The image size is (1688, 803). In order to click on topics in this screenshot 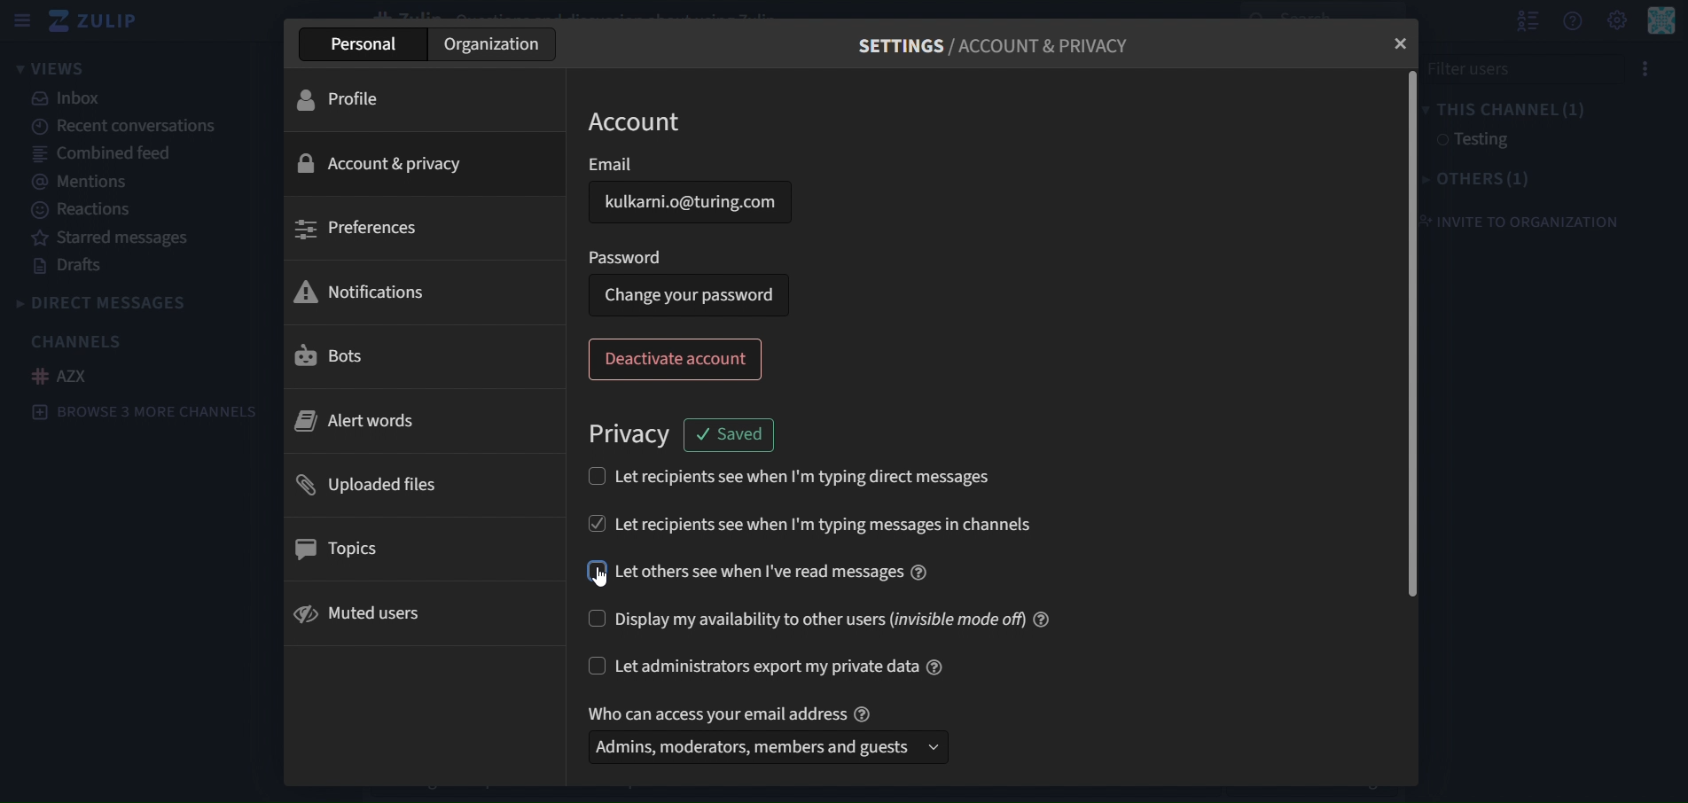, I will do `click(340, 549)`.